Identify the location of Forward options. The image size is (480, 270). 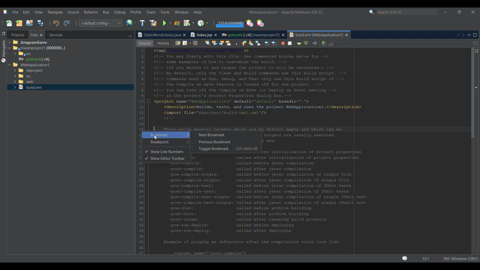
(240, 43).